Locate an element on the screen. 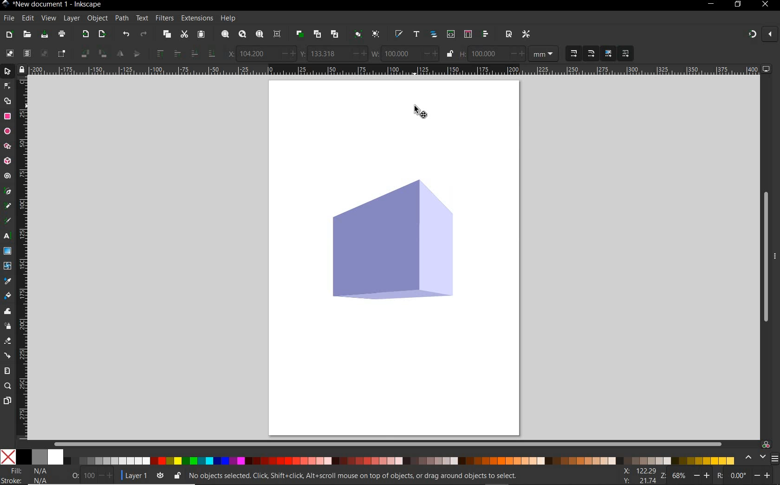 The height and width of the screenshot is (485, 780). menu is located at coordinates (775, 459).